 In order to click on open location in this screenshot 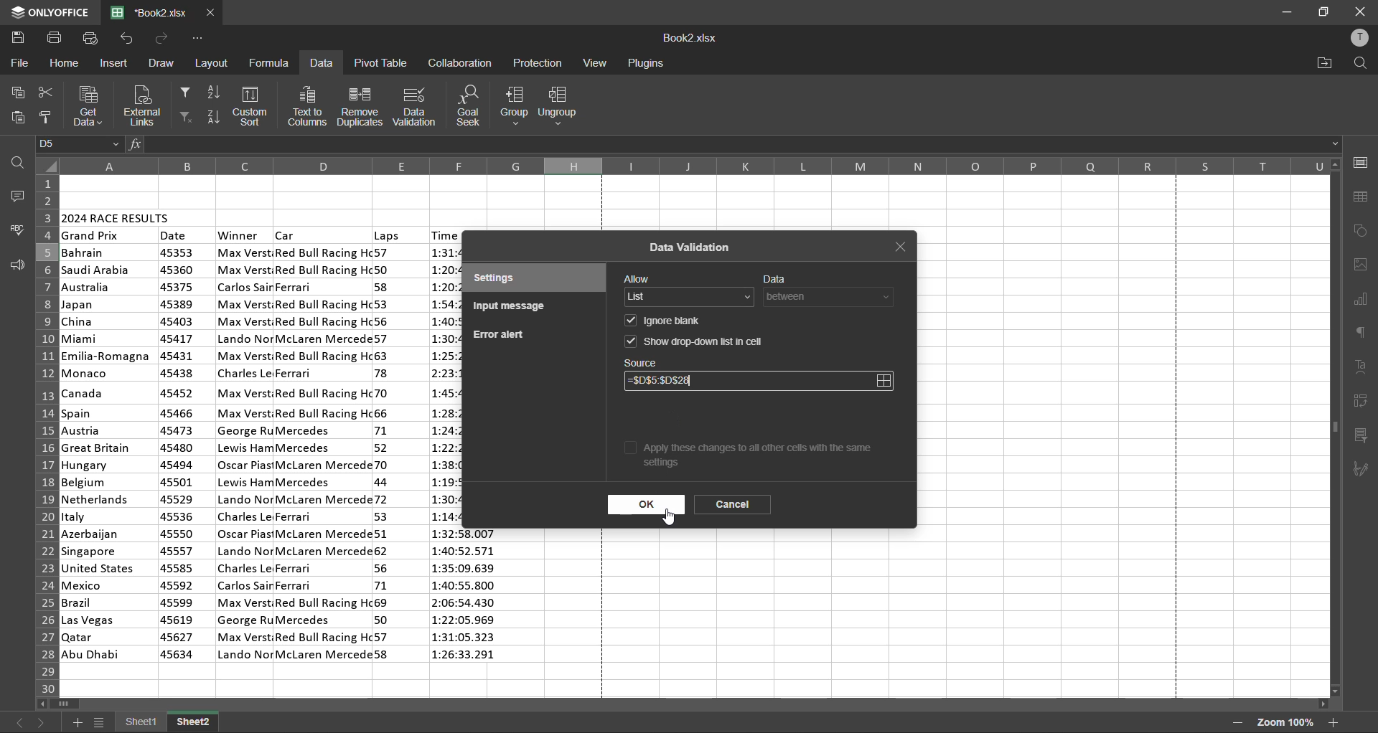, I will do `click(1325, 63)`.